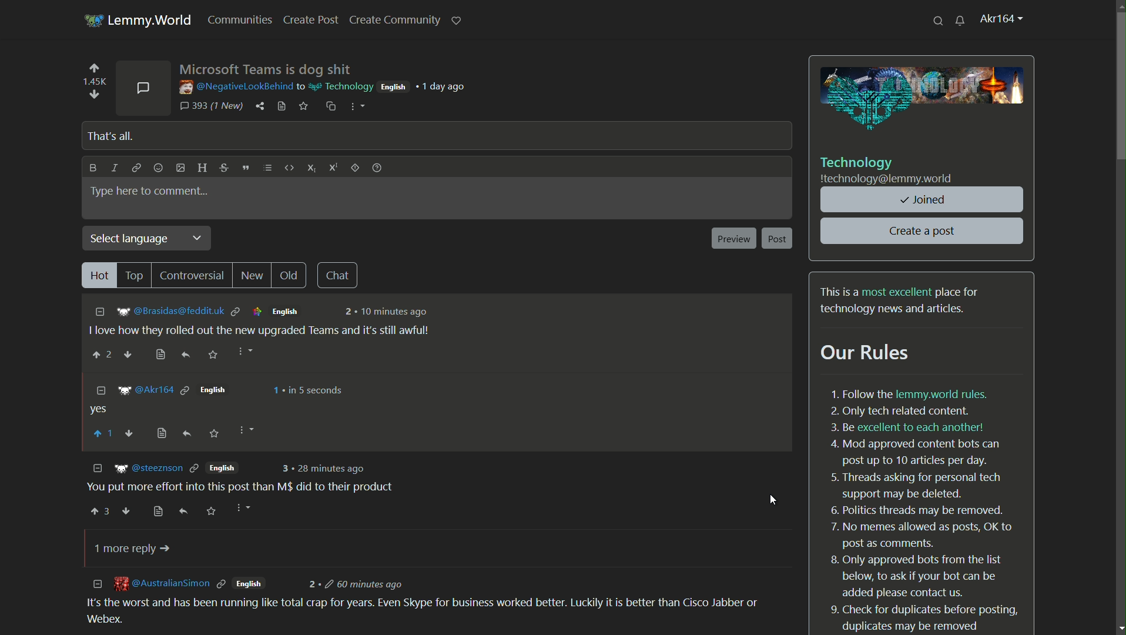 This screenshot has width=1126, height=635. Describe the element at coordinates (269, 320) in the screenshot. I see `comment-1` at that location.